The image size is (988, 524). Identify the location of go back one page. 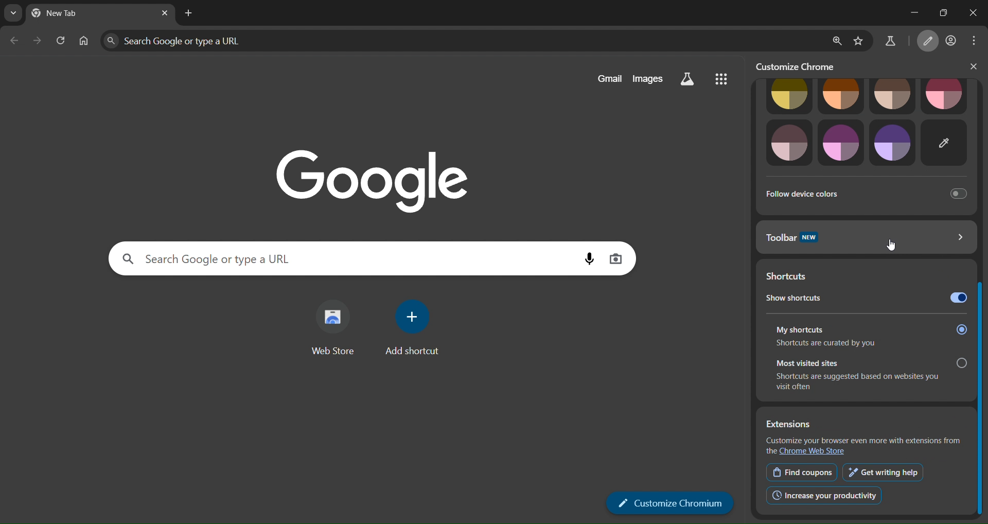
(13, 42).